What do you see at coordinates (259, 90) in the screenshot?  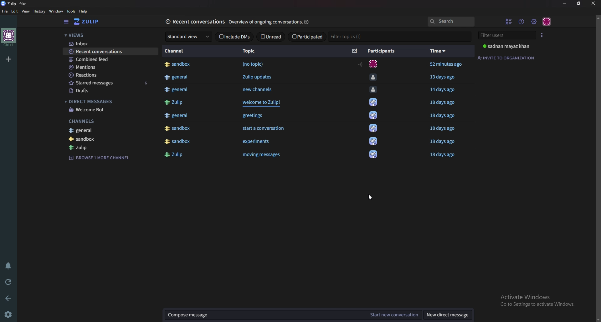 I see `new channels` at bounding box center [259, 90].